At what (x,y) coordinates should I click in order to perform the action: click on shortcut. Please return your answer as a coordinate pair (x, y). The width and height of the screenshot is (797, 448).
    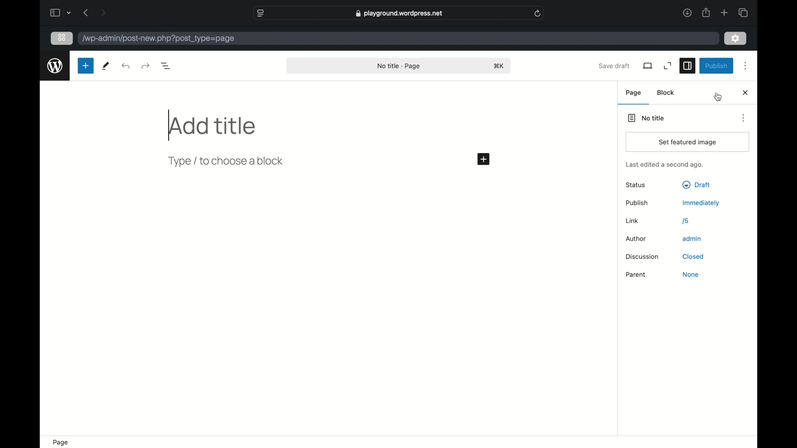
    Looking at the image, I should click on (500, 66).